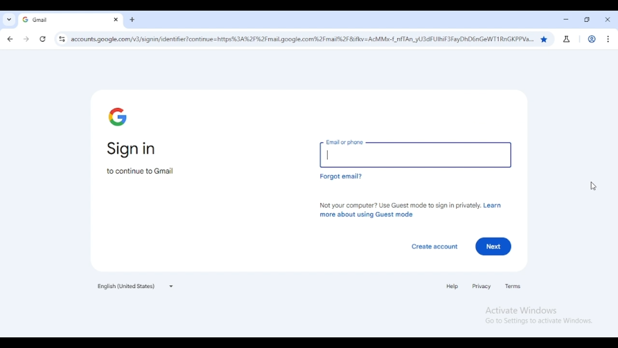  Describe the element at coordinates (142, 159) in the screenshot. I see `sign in to continue to Gmail` at that location.